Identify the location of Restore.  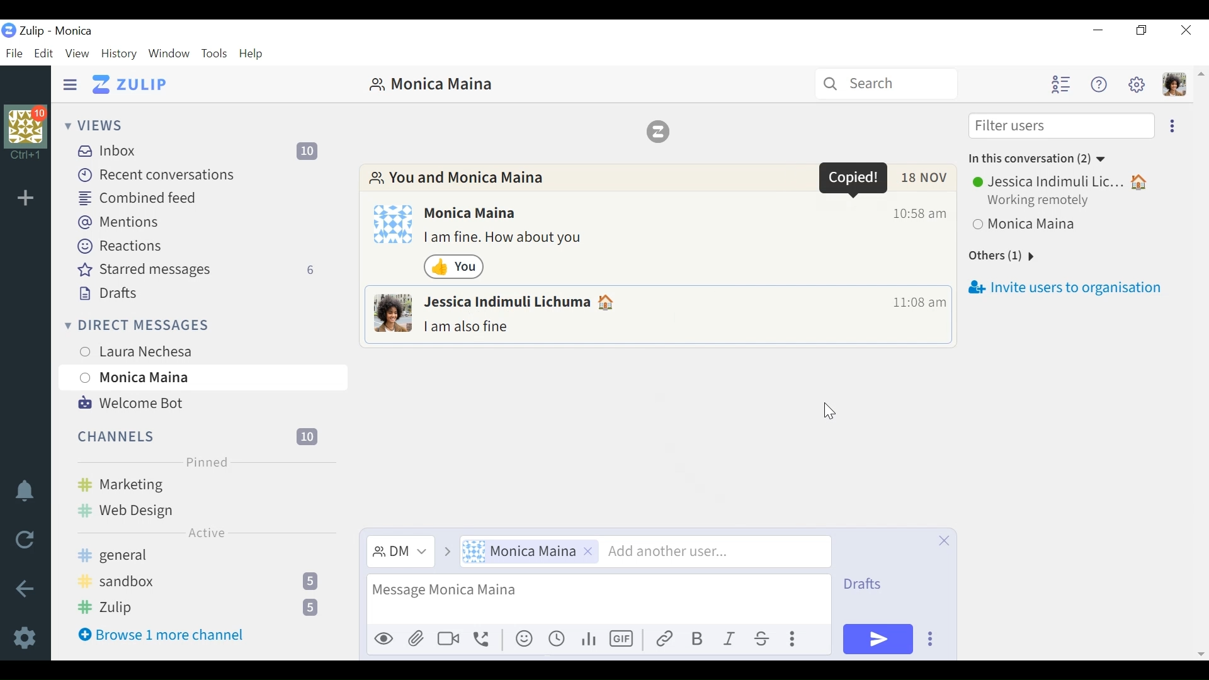
(1142, 31).